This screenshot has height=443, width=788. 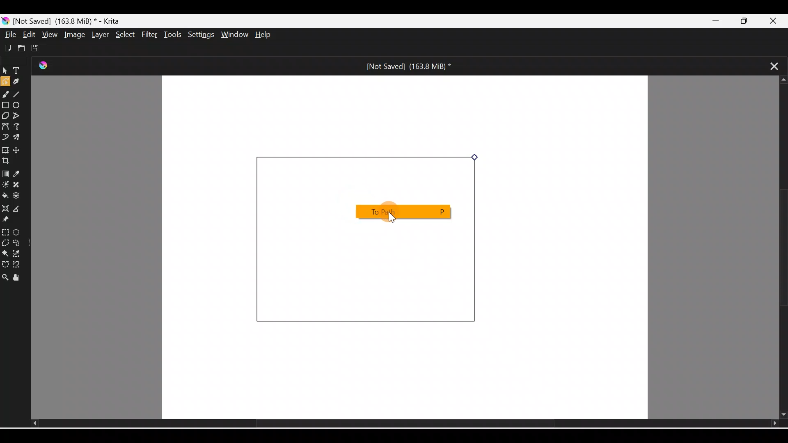 What do you see at coordinates (5, 231) in the screenshot?
I see `Rectangular selection tool` at bounding box center [5, 231].